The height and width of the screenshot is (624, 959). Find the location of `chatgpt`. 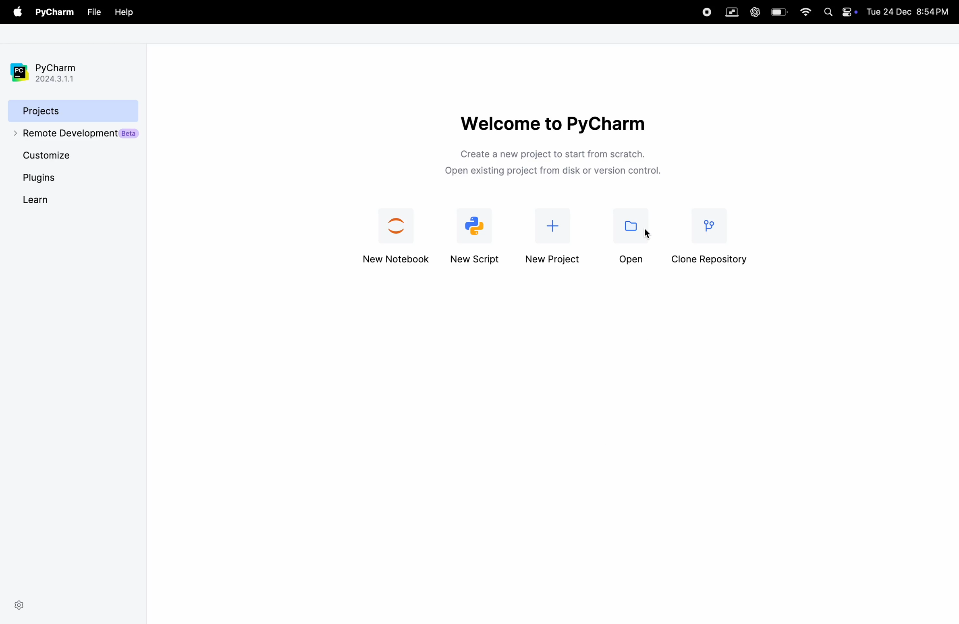

chatgpt is located at coordinates (754, 11).